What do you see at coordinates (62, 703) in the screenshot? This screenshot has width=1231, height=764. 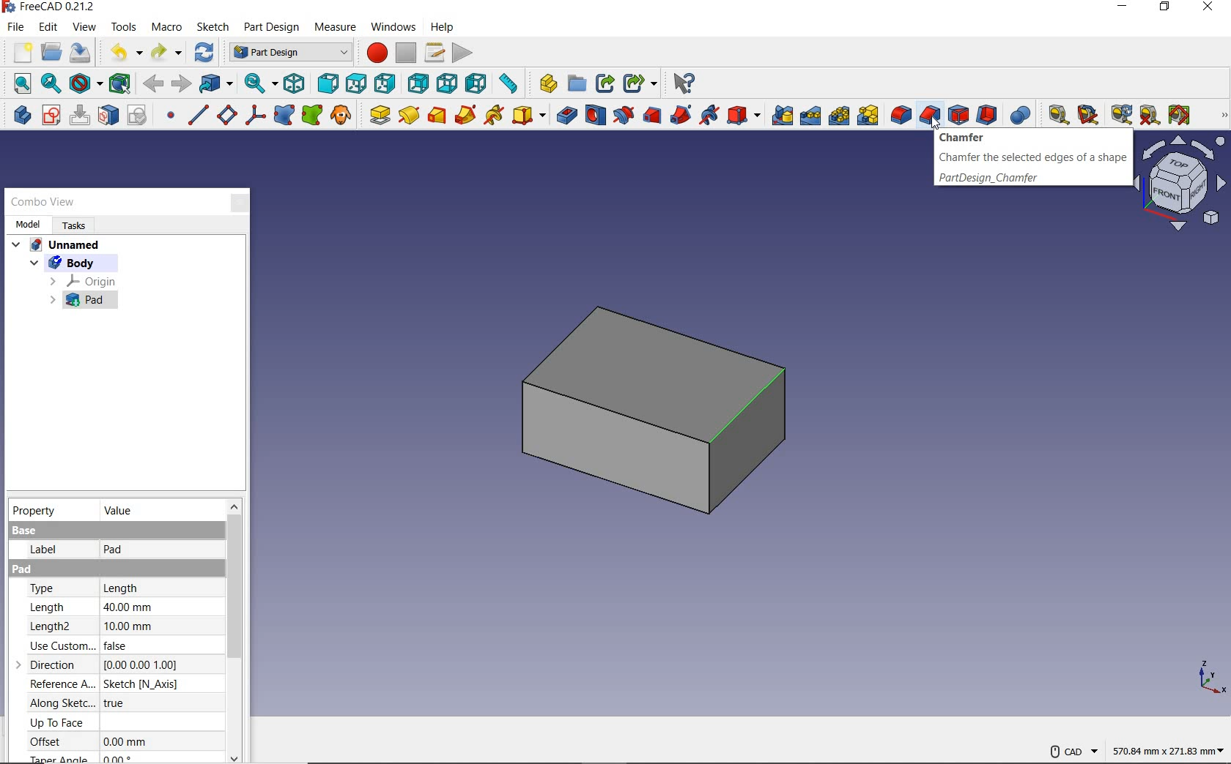 I see `Along sketch` at bounding box center [62, 703].